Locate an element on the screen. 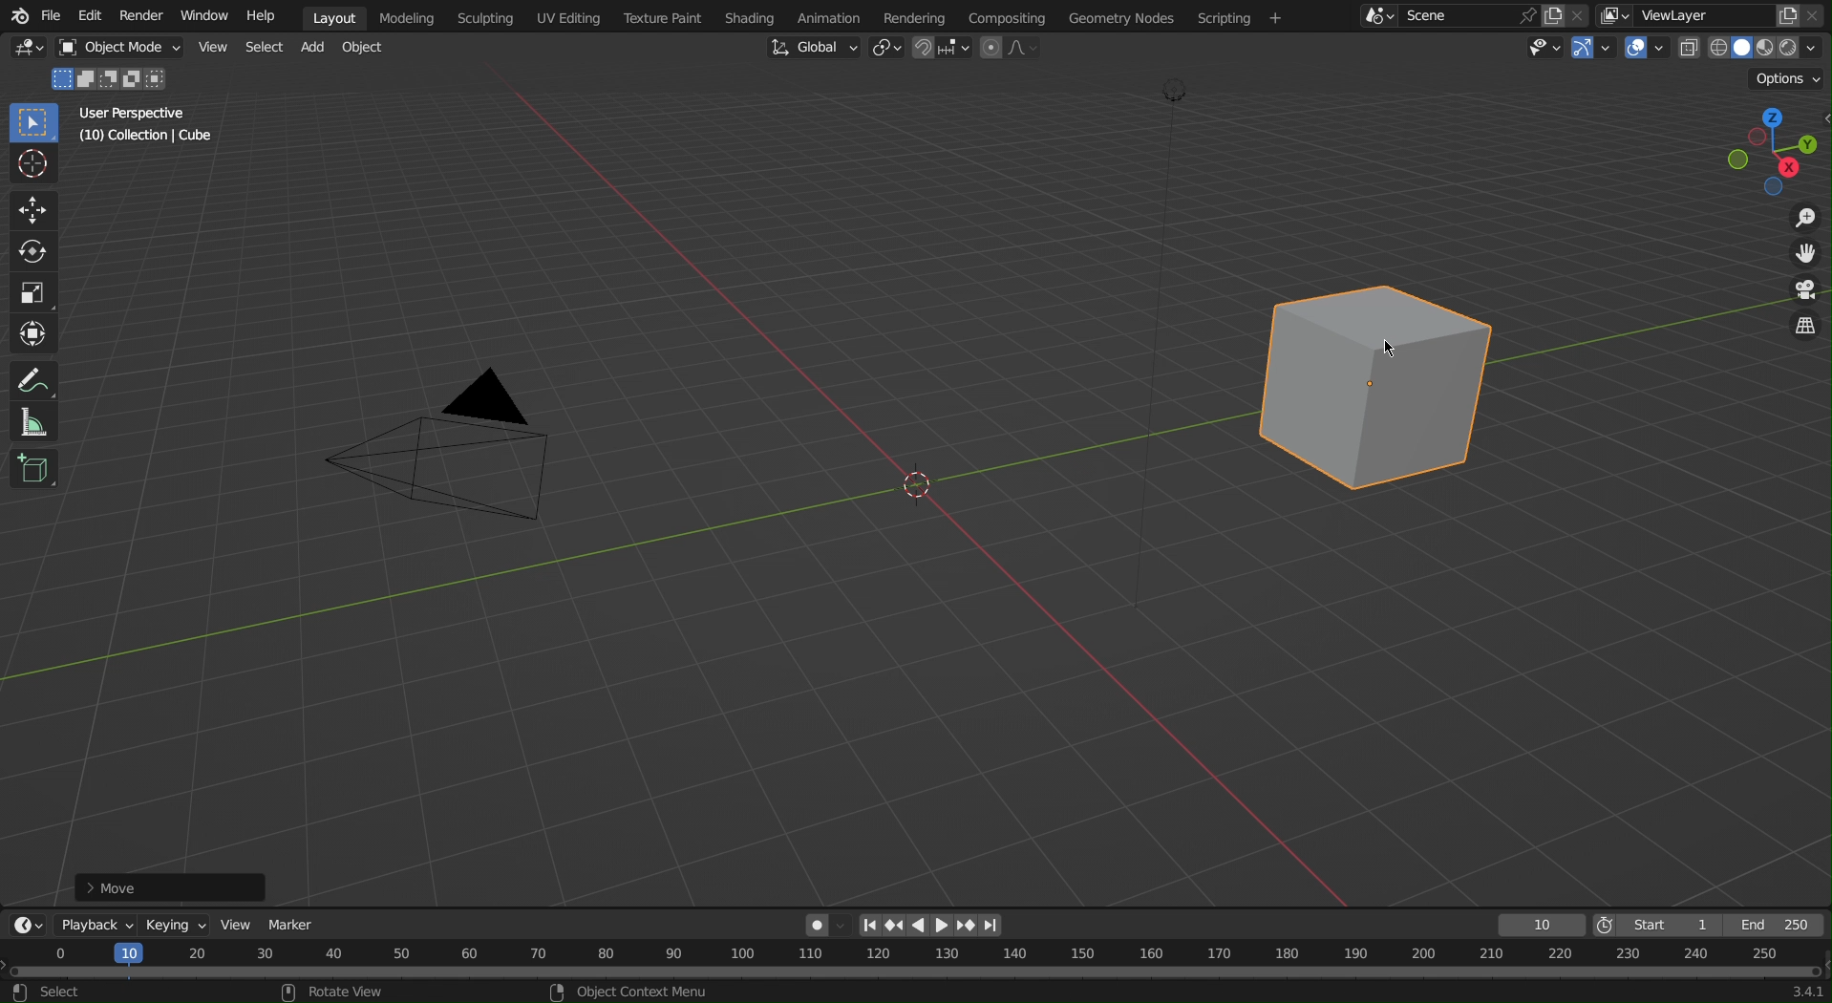 The image size is (1832, 1003). Playback is located at coordinates (91, 925).